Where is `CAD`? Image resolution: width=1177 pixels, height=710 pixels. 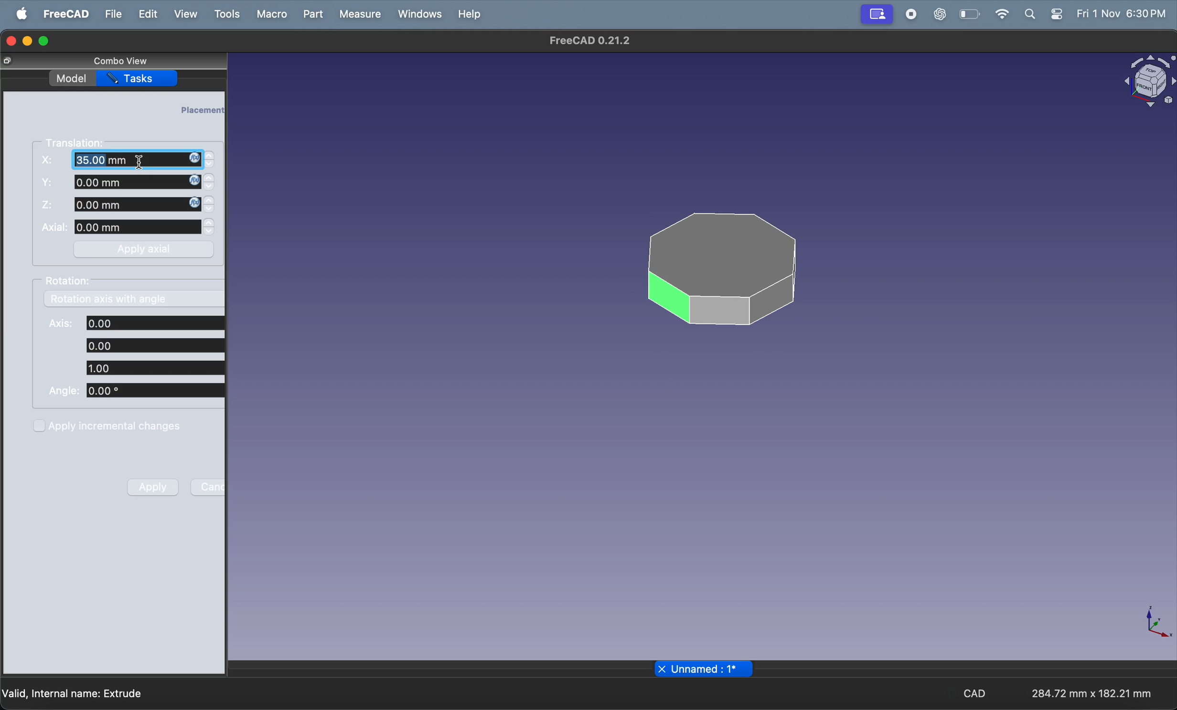 CAD is located at coordinates (974, 694).